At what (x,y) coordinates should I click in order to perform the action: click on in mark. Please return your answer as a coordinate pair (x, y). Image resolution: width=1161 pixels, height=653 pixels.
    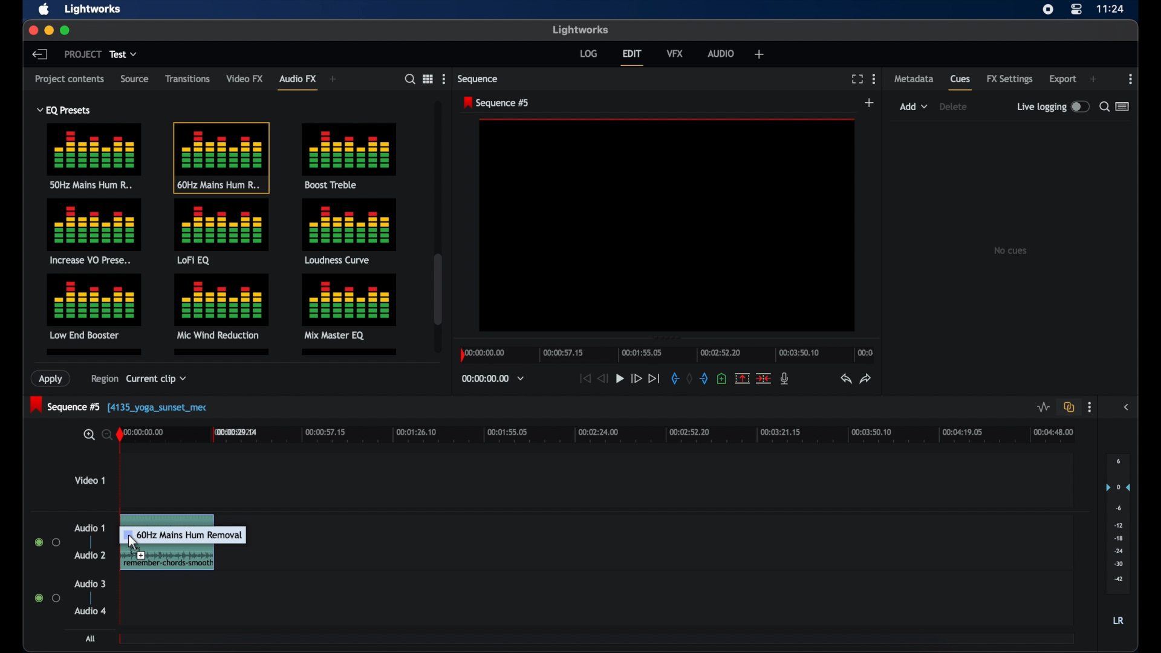
    Looking at the image, I should click on (674, 378).